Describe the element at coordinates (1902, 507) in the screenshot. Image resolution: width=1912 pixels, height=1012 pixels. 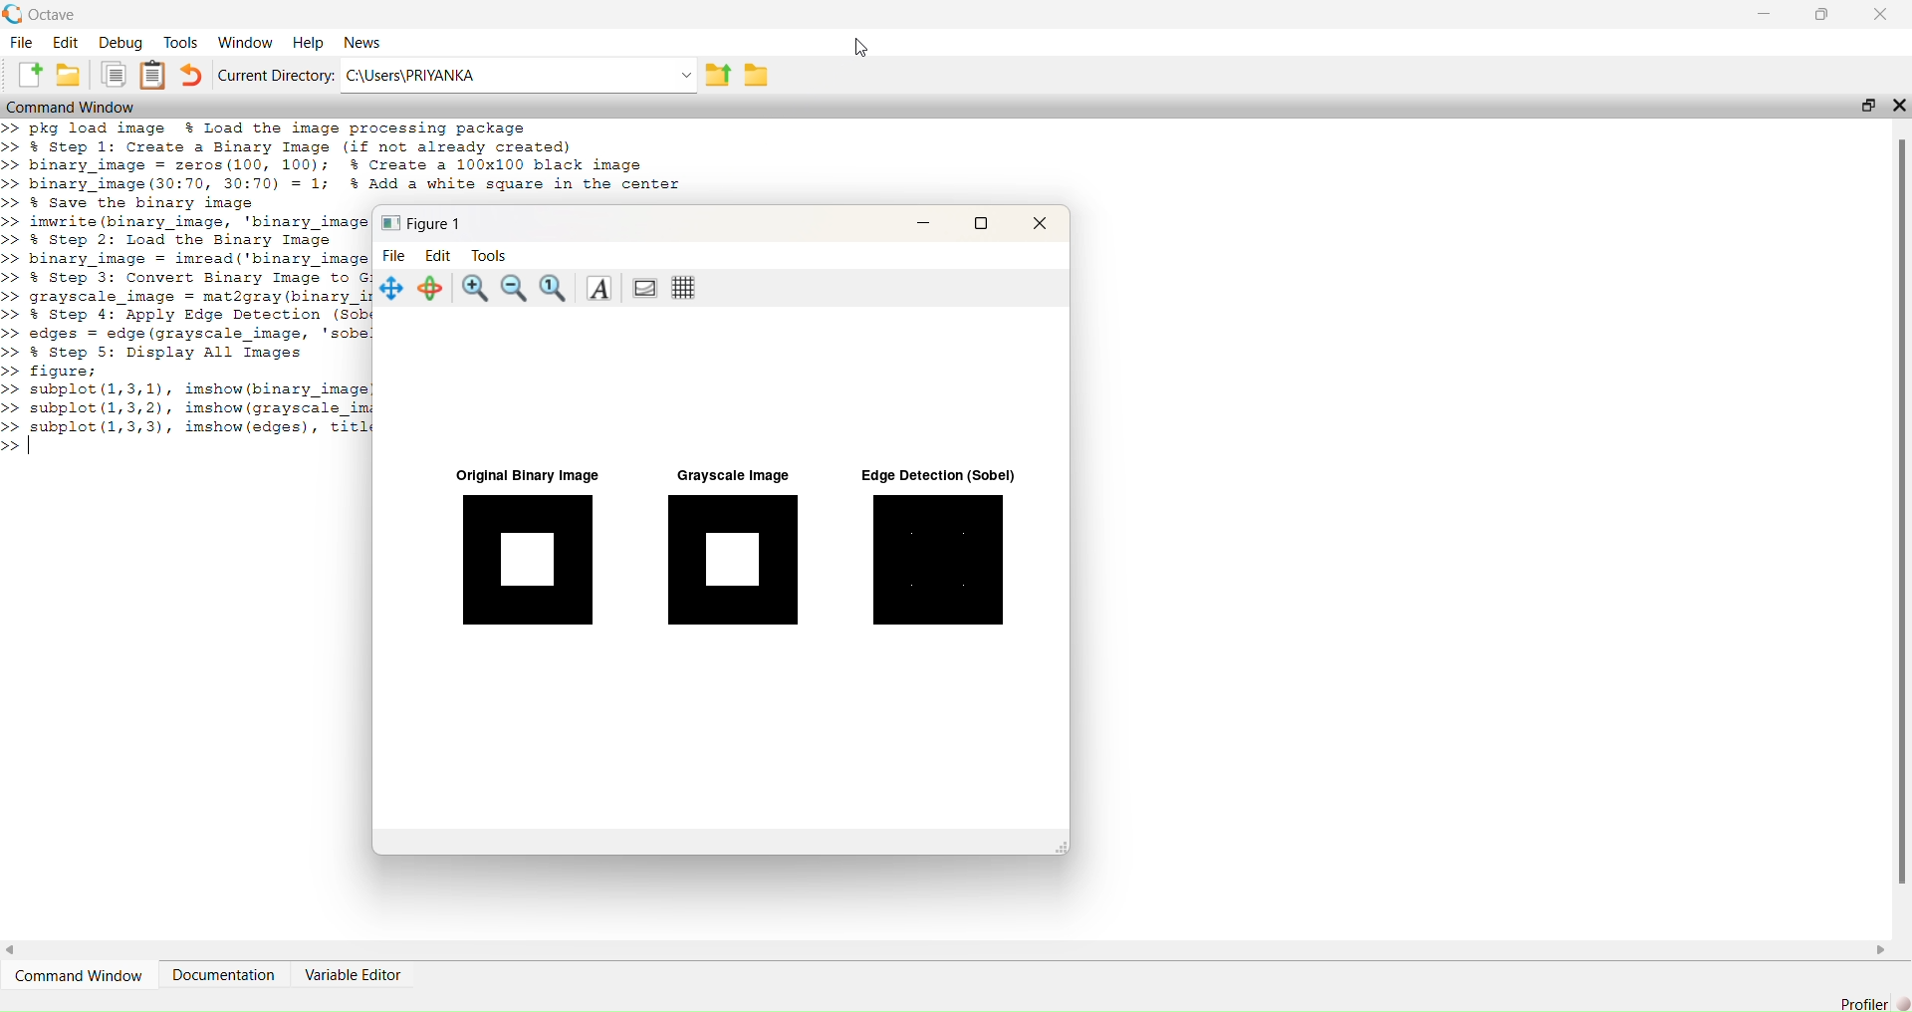
I see `scroll bar` at that location.